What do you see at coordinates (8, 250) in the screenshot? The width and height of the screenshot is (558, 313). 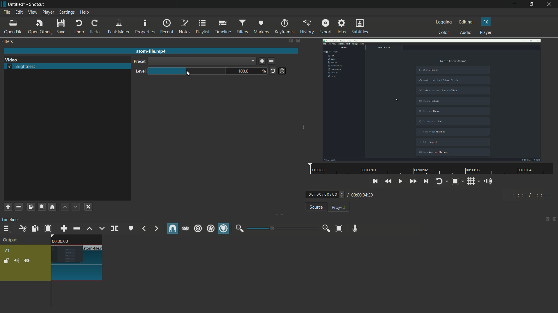 I see `v1` at bounding box center [8, 250].